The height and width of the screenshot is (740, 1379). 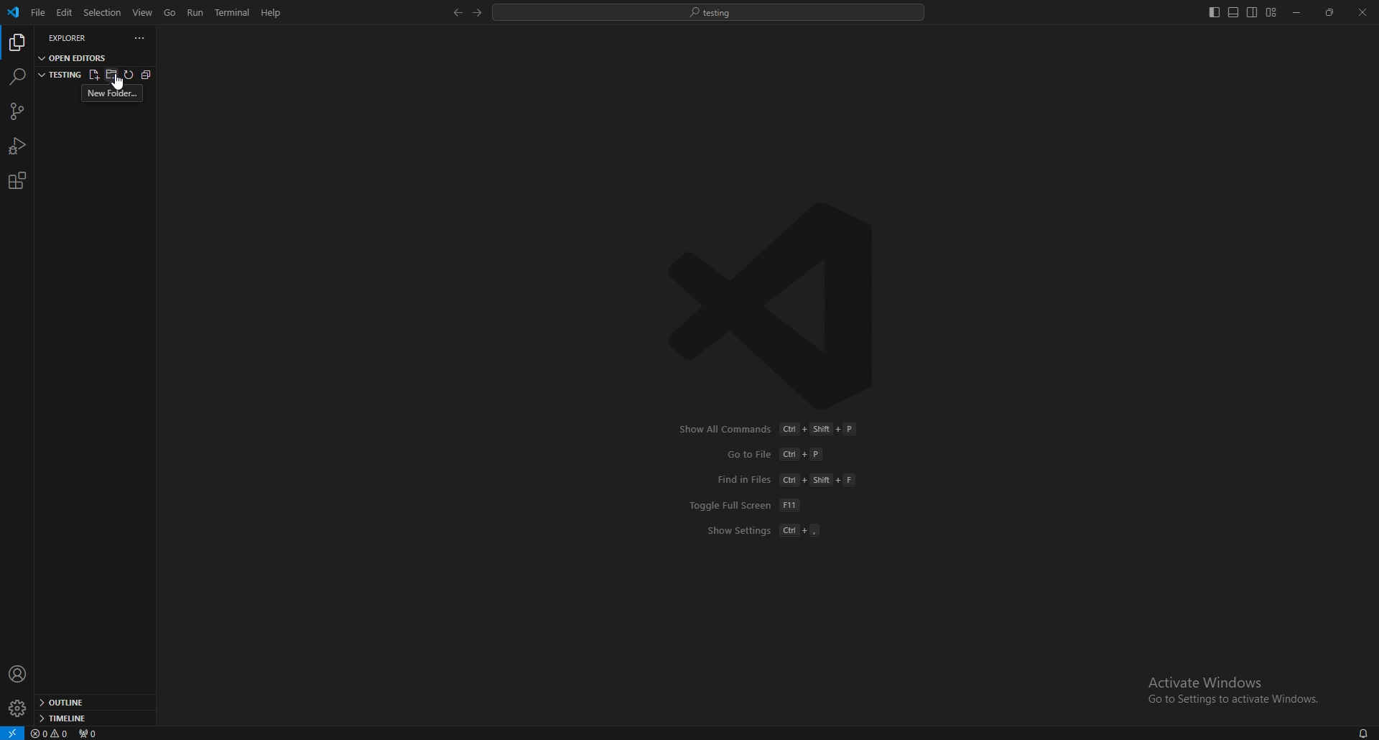 I want to click on errors, so click(x=51, y=734).